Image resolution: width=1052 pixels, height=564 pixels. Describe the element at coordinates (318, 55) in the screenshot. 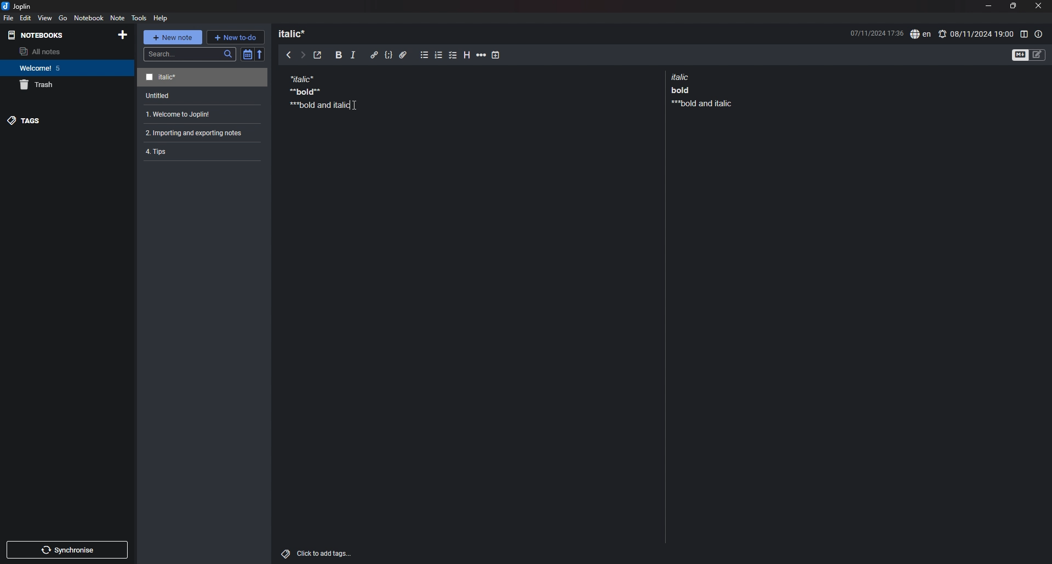

I see `toggle external editor` at that location.